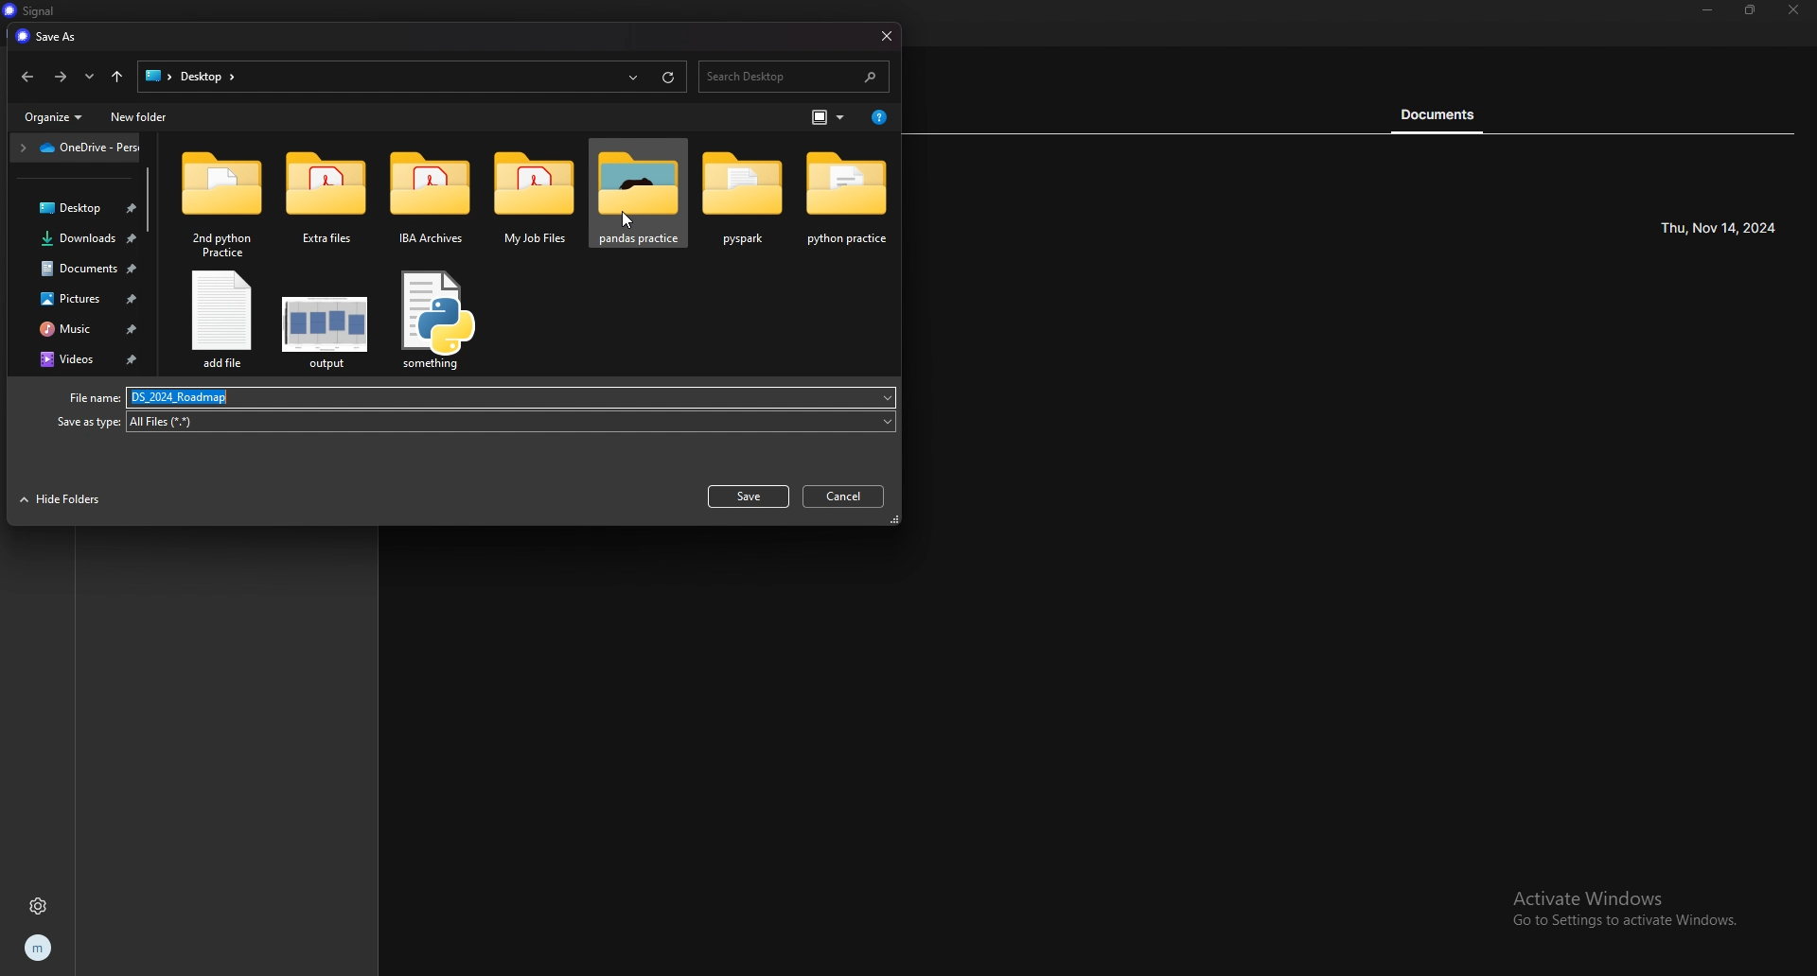 The height and width of the screenshot is (976, 1817). What do you see at coordinates (325, 197) in the screenshot?
I see `folder` at bounding box center [325, 197].